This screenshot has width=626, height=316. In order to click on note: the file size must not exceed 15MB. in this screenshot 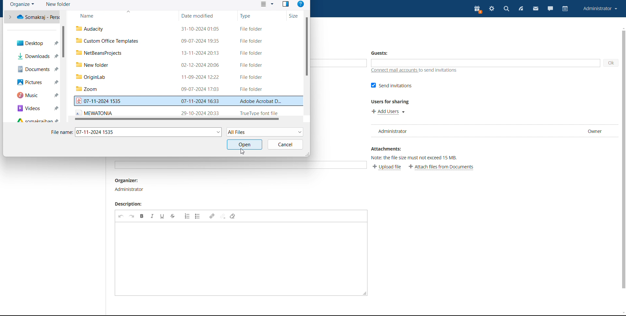, I will do `click(414, 158)`.